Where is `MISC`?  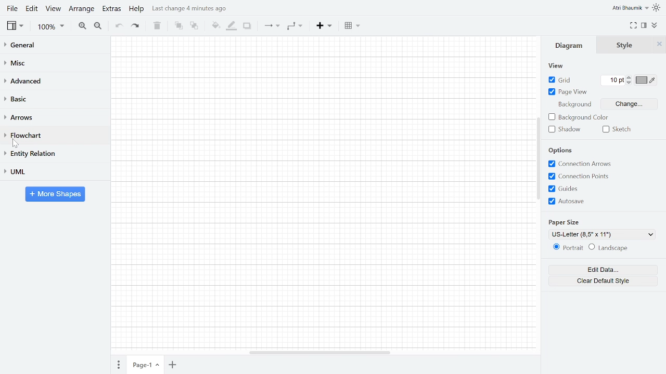 MISC is located at coordinates (51, 62).